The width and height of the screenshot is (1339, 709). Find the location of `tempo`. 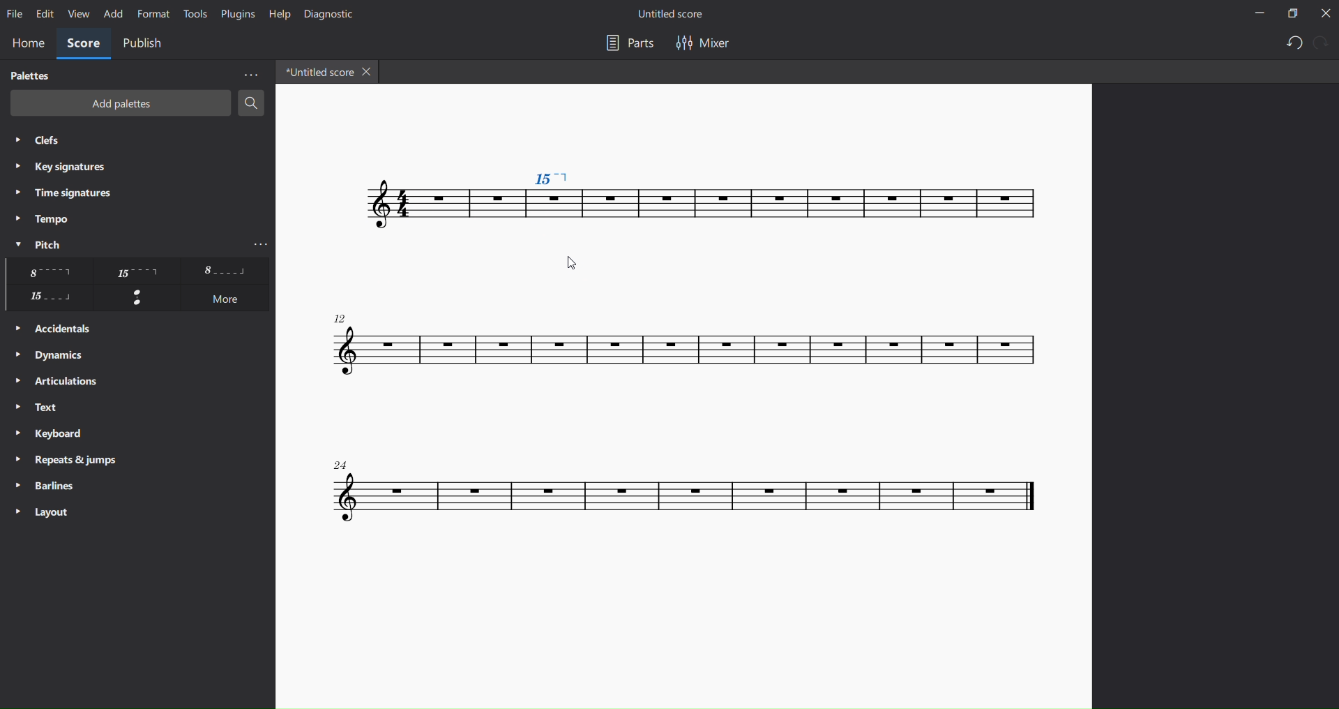

tempo is located at coordinates (45, 218).